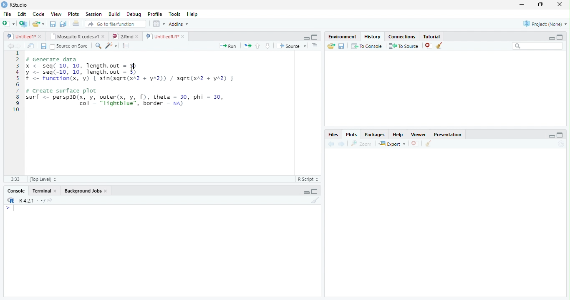 The width and height of the screenshot is (570, 300). Describe the element at coordinates (448, 134) in the screenshot. I see `Presentation` at that location.